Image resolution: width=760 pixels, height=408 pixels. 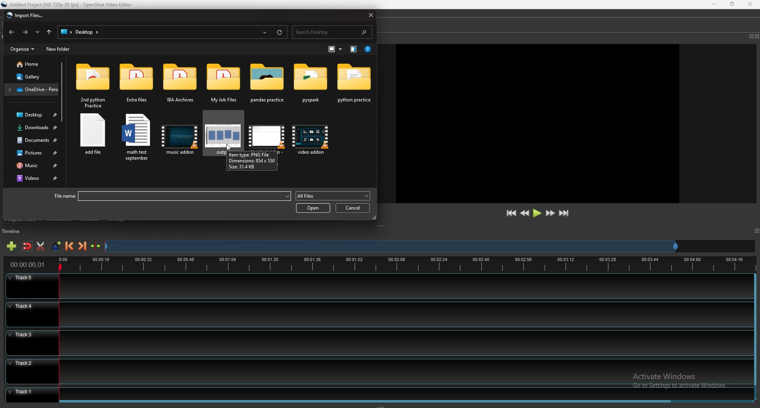 I want to click on open, so click(x=313, y=208).